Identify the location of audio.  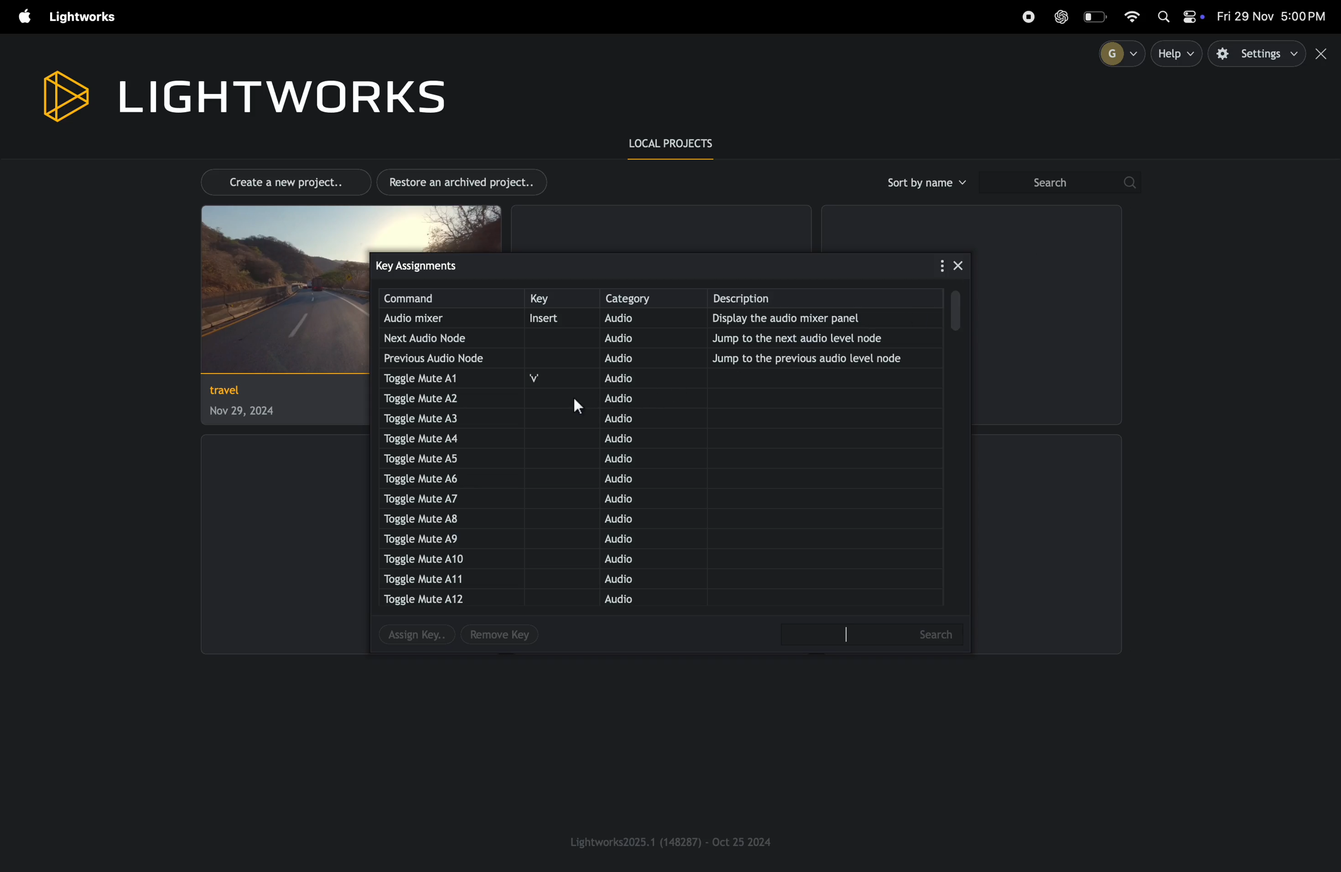
(627, 500).